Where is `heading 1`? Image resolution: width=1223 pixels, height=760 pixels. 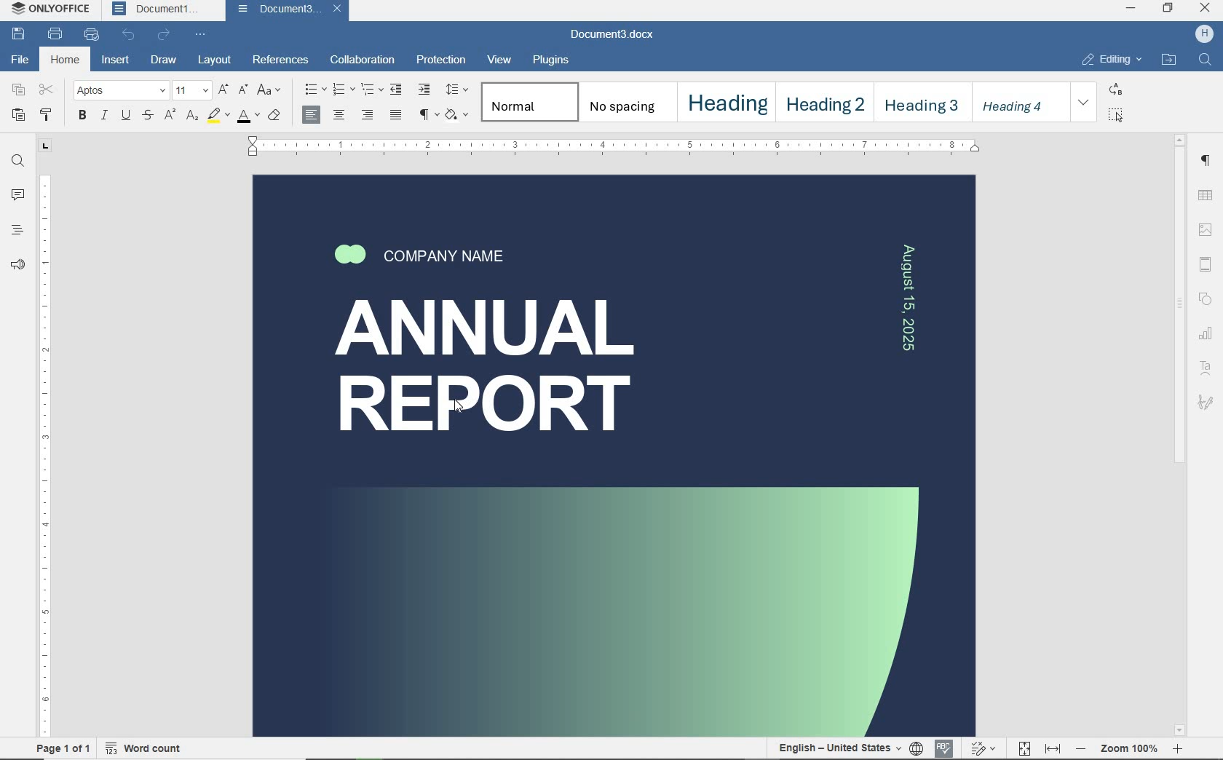
heading 1 is located at coordinates (724, 102).